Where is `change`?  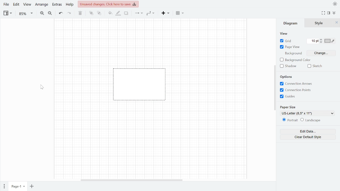 change is located at coordinates (317, 53).